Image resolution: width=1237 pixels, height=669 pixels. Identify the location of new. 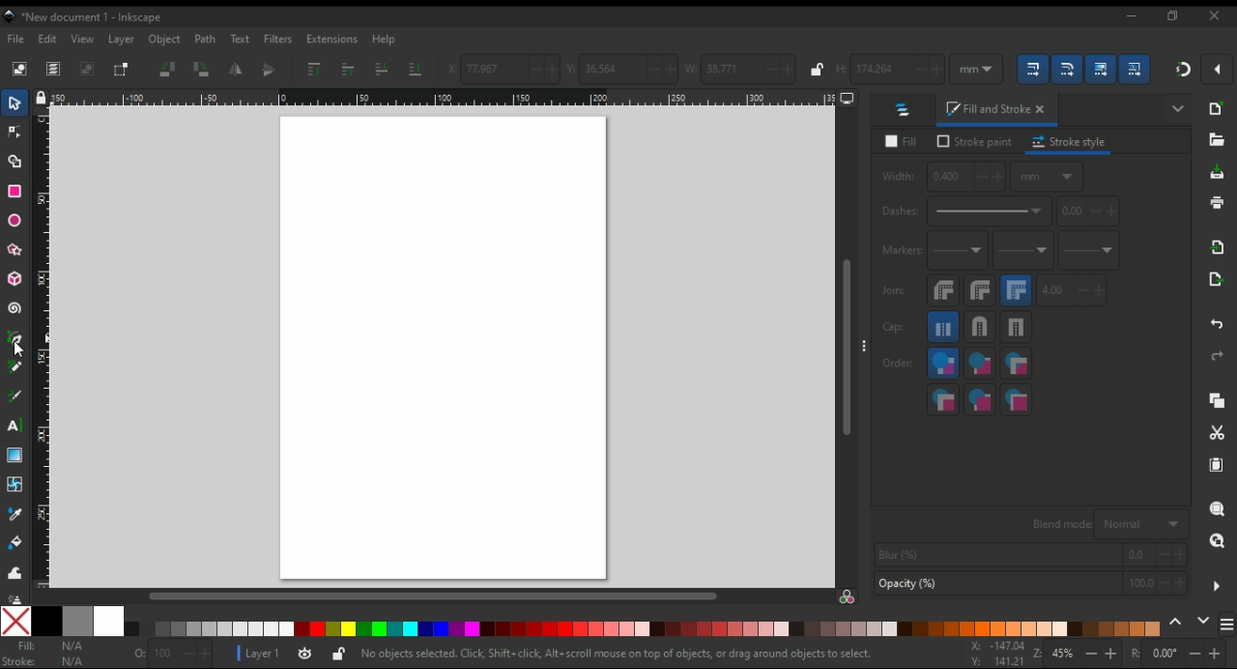
(1221, 107).